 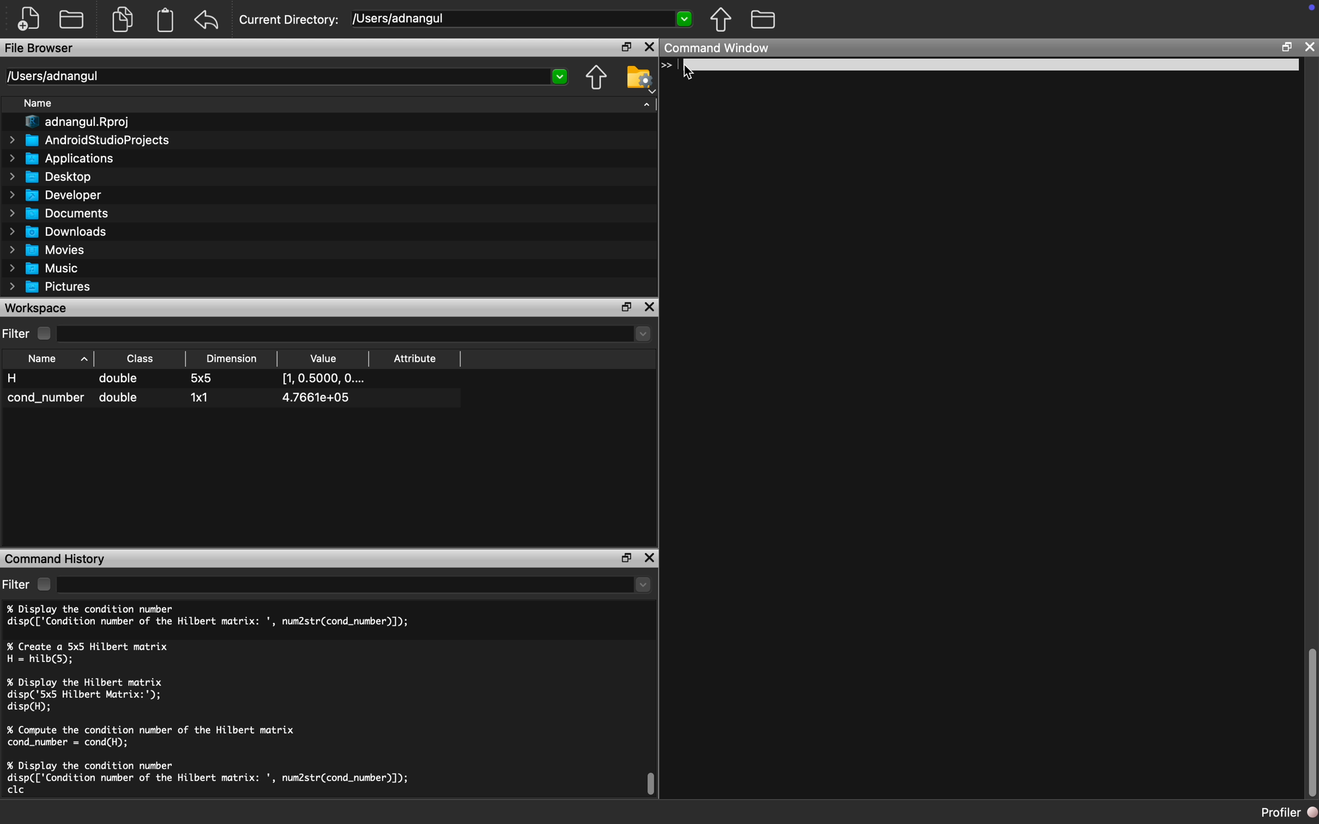 What do you see at coordinates (626, 306) in the screenshot?
I see `Restore Down` at bounding box center [626, 306].